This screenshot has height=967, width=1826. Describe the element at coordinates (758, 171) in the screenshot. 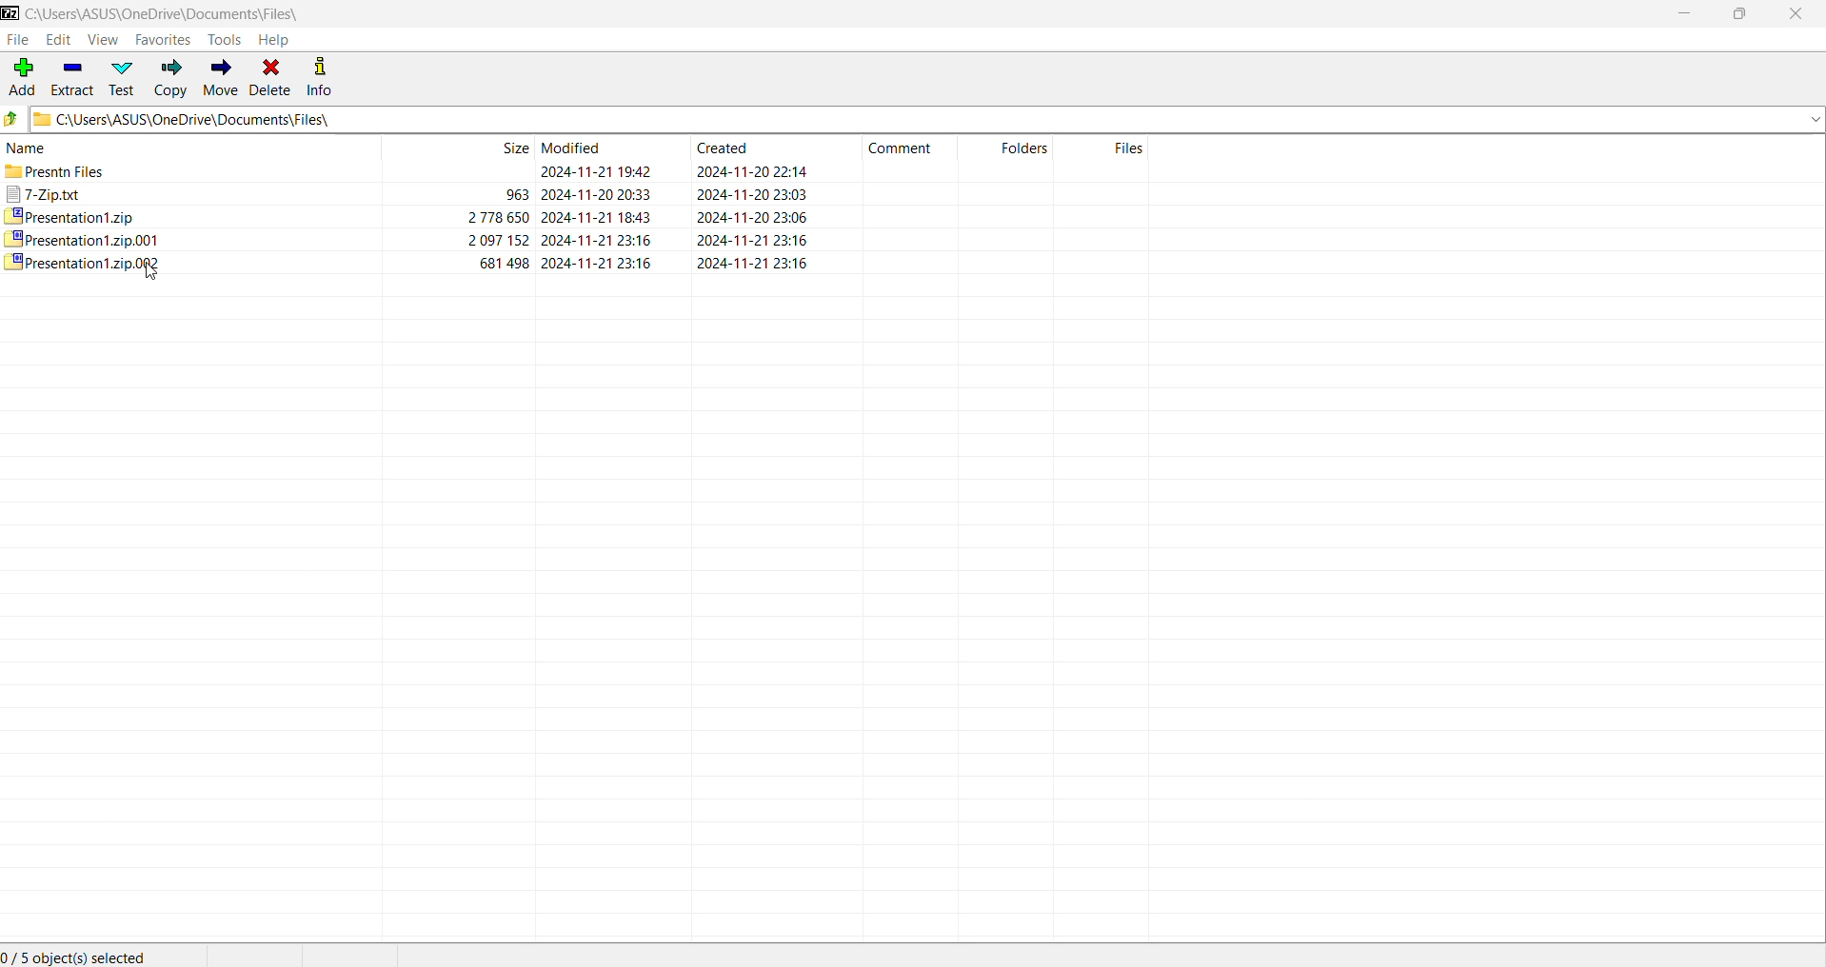

I see `2024-11-20 22:14` at that location.